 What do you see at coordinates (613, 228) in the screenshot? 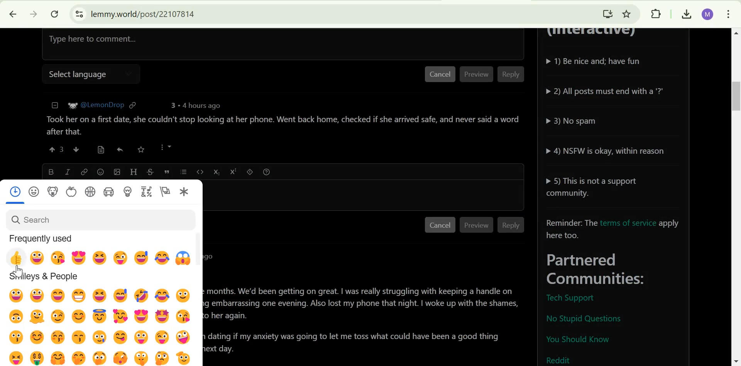
I see `Reminder: The terms of service apply here too.` at bounding box center [613, 228].